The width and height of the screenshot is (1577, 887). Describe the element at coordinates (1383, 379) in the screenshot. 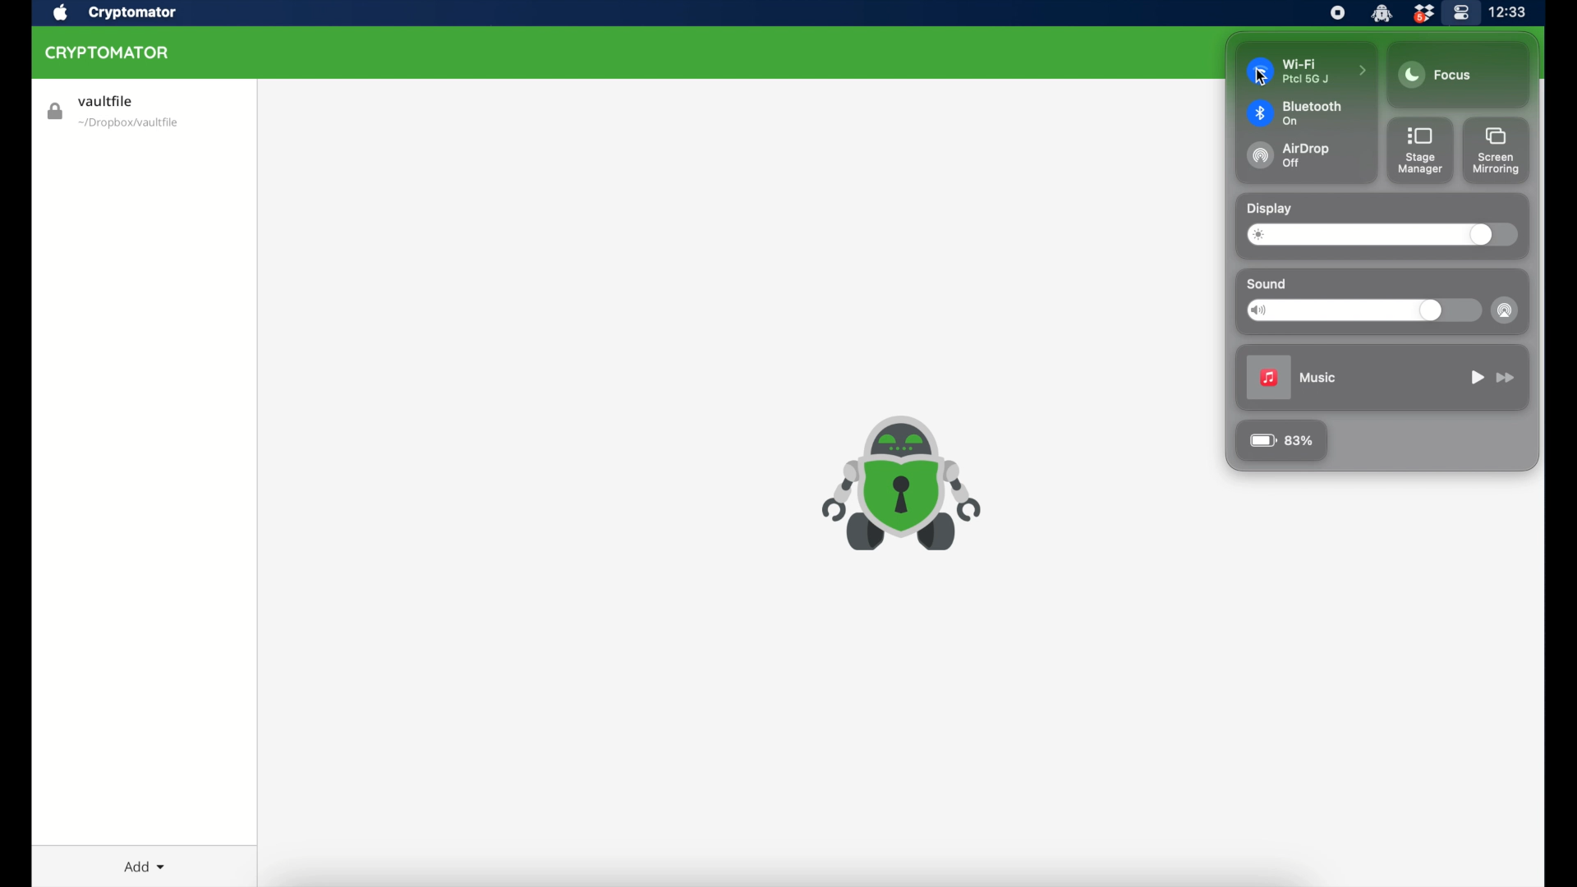

I see `music` at that location.